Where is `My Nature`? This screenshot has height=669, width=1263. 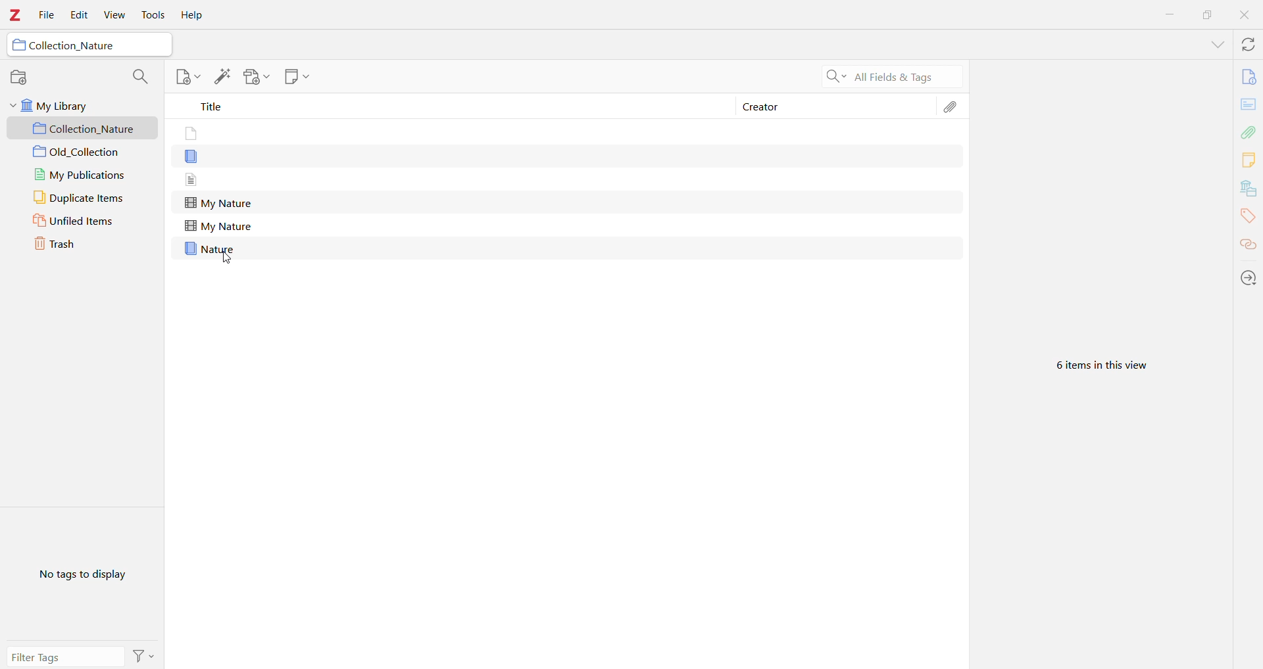 My Nature is located at coordinates (218, 227).